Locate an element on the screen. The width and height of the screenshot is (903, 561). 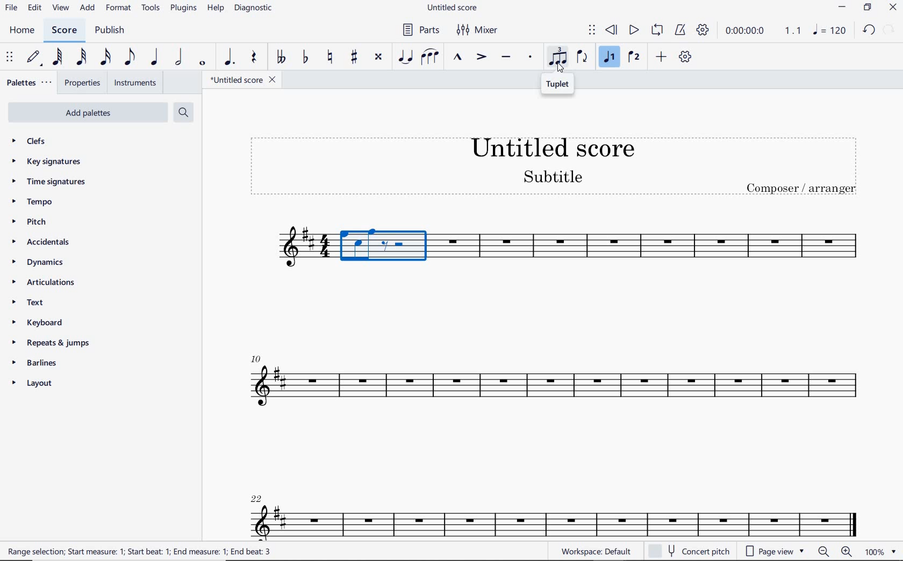
UNDO is located at coordinates (869, 30).